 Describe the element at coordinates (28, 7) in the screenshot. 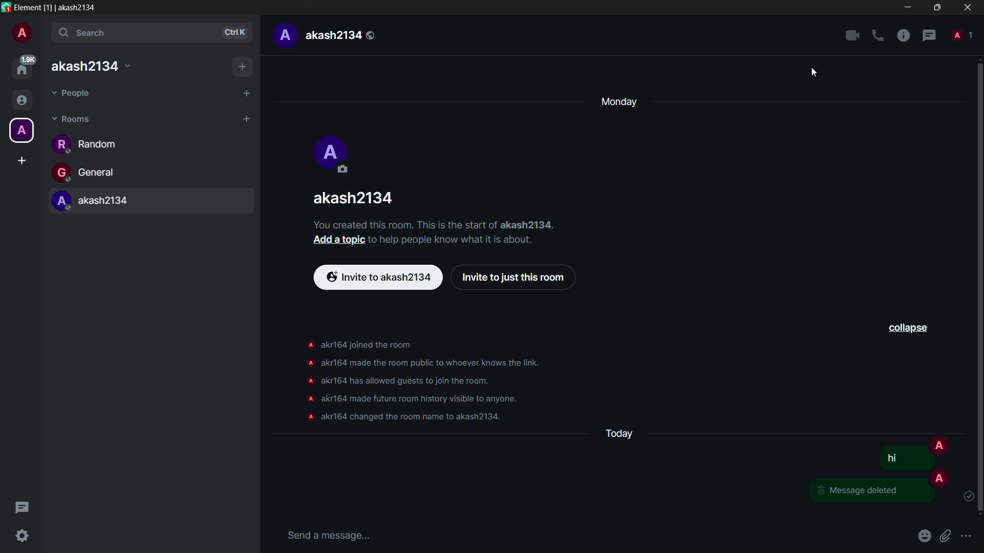

I see `Element` at that location.